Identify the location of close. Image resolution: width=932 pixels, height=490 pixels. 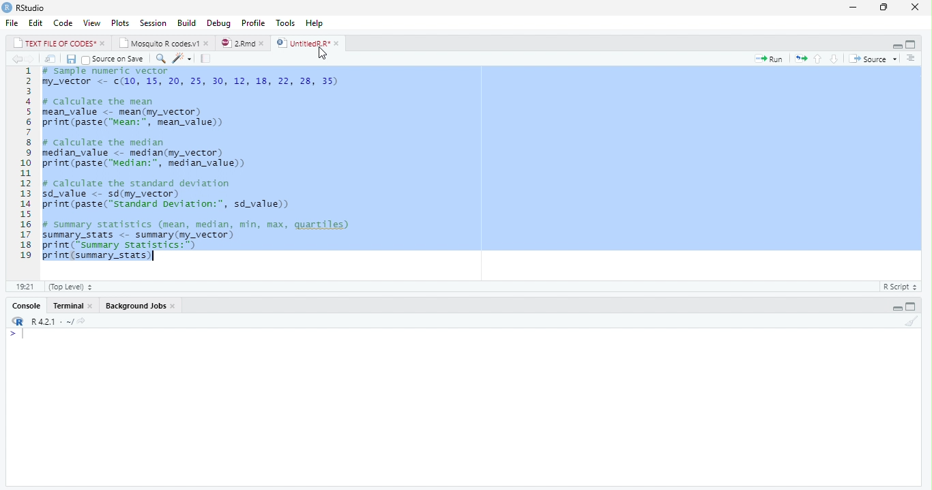
(207, 44).